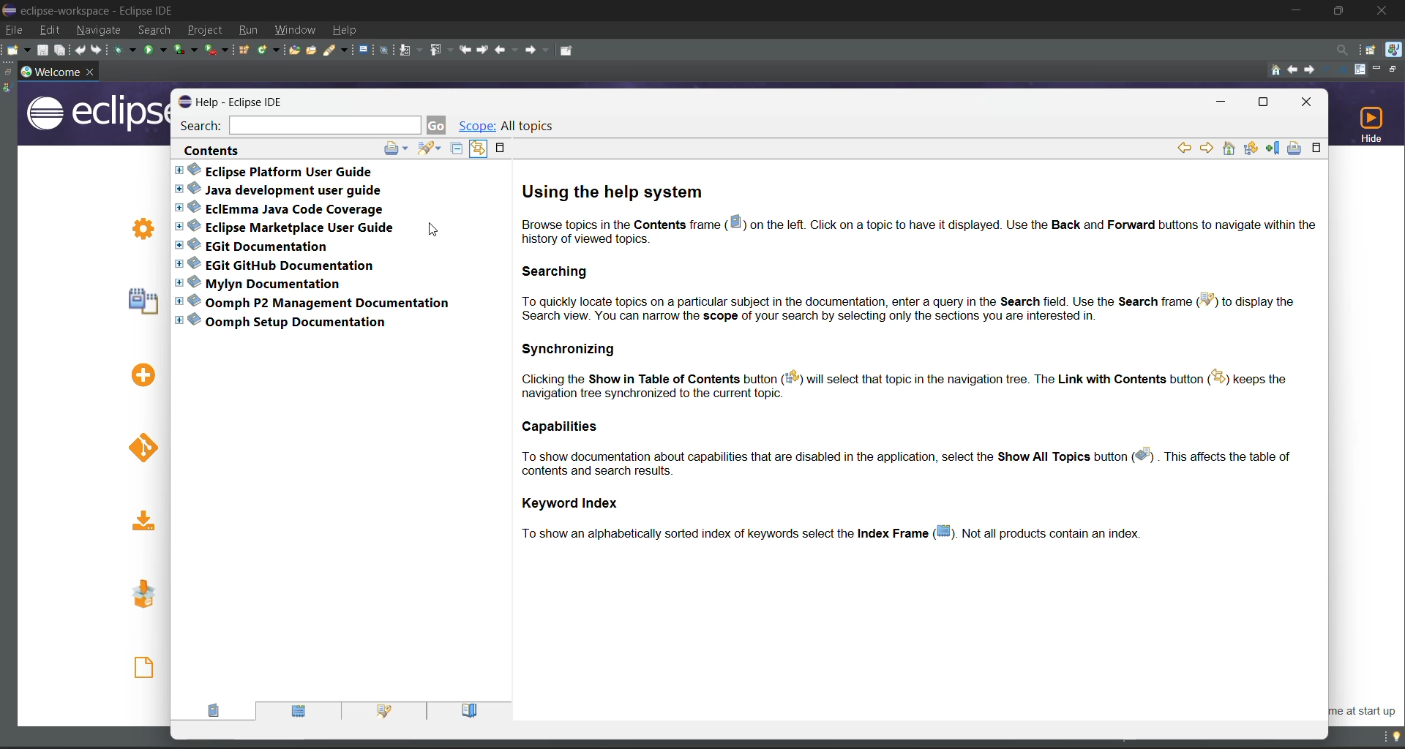 The image size is (1405, 749). I want to click on redo, so click(97, 48).